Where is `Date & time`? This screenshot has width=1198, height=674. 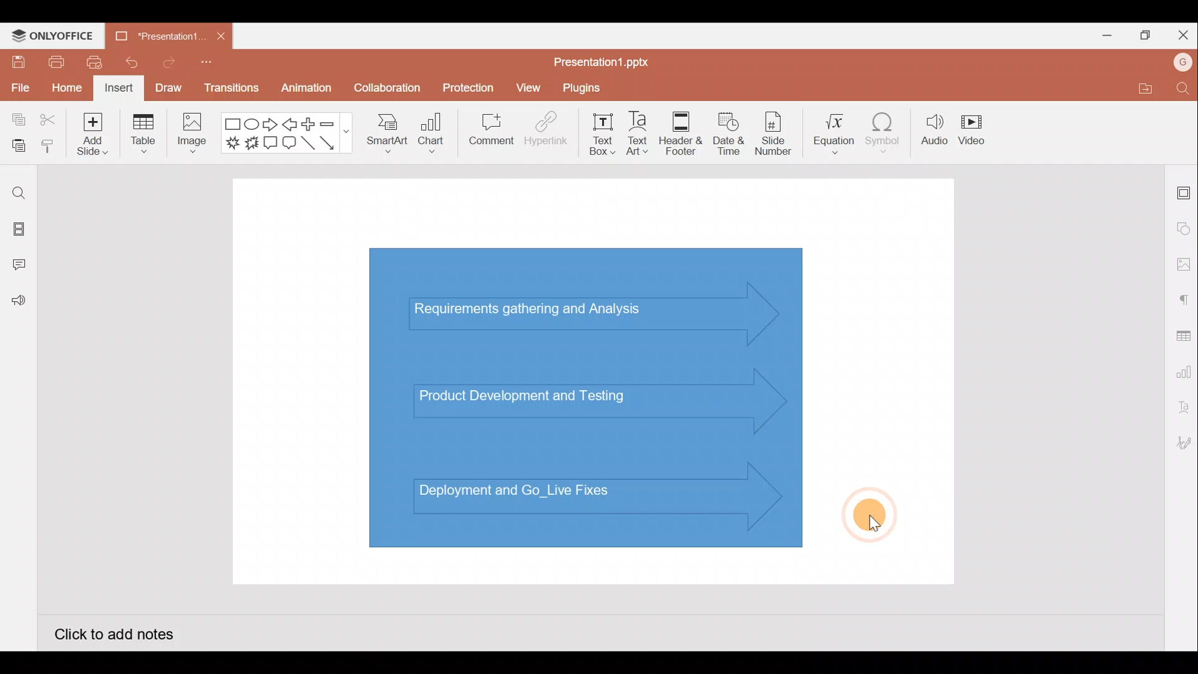 Date & time is located at coordinates (729, 134).